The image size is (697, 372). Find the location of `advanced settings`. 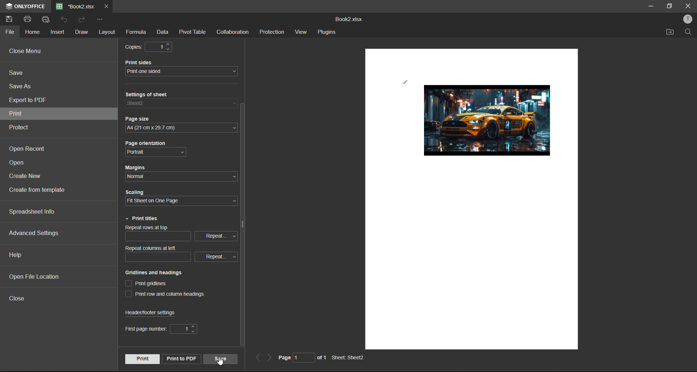

advanced settings is located at coordinates (35, 233).